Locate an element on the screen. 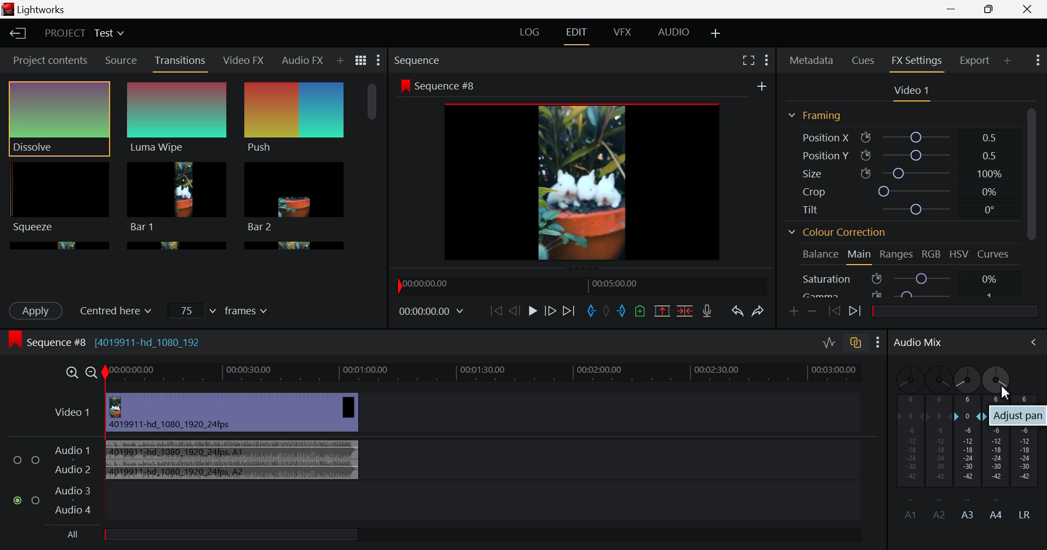 The image size is (1047, 550). Back to Homepage is located at coordinates (16, 32).